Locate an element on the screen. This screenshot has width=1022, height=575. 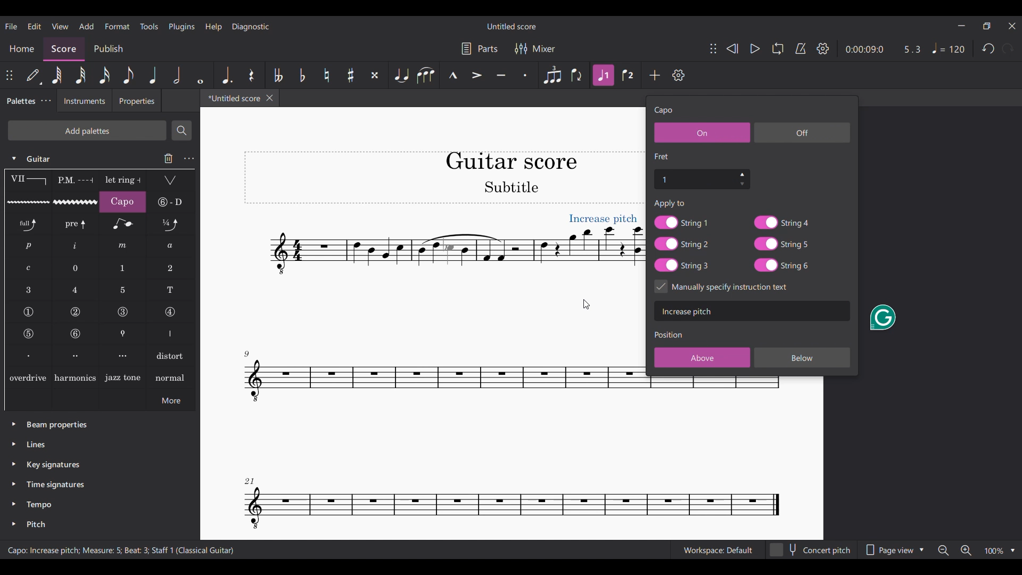
Time signatures palette is located at coordinates (55, 484).